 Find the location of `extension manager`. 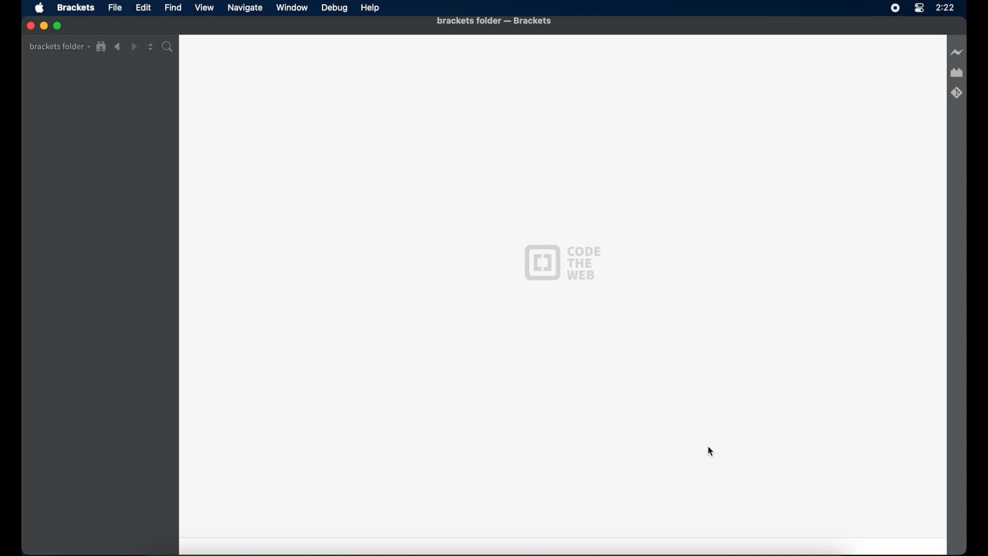

extension manager is located at coordinates (958, 73).